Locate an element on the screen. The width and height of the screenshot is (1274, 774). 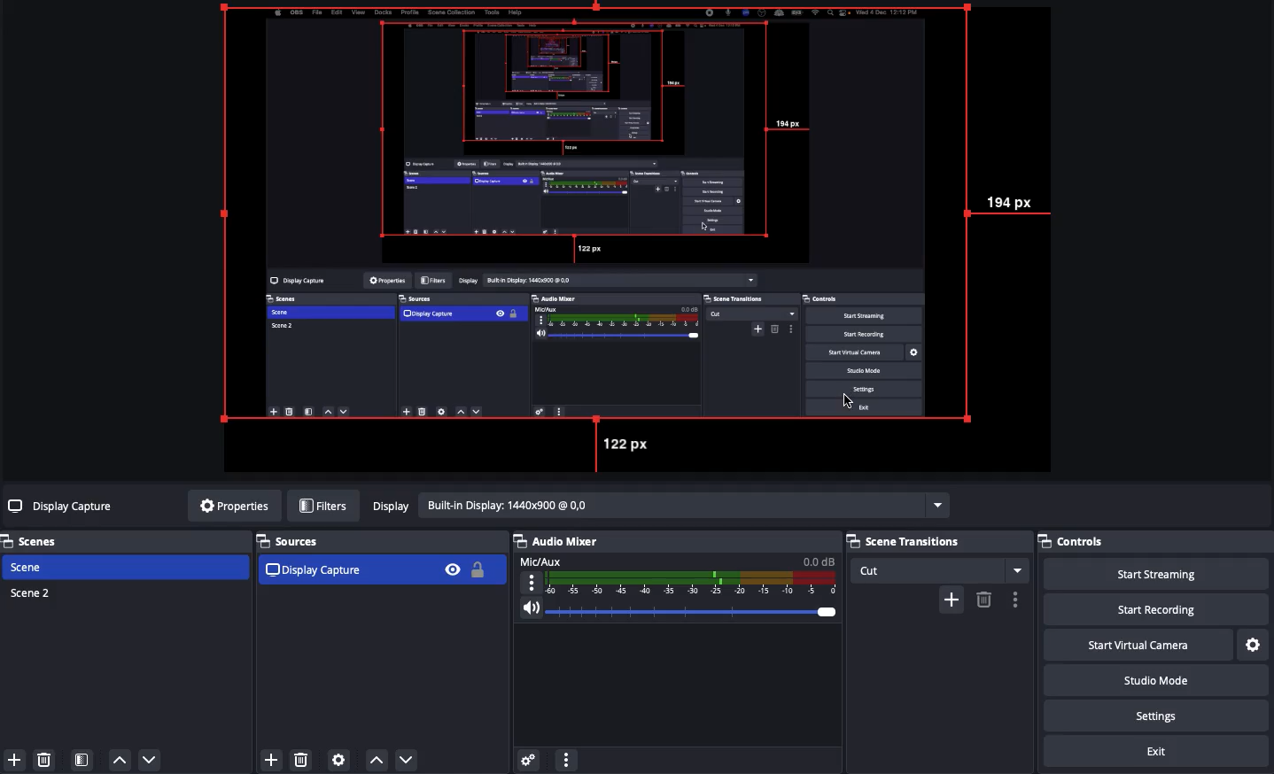
194 px is located at coordinates (1014, 203).